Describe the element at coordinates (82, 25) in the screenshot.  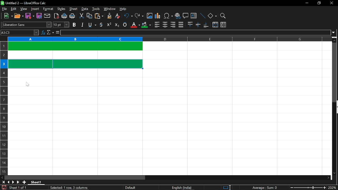
I see `italic` at that location.